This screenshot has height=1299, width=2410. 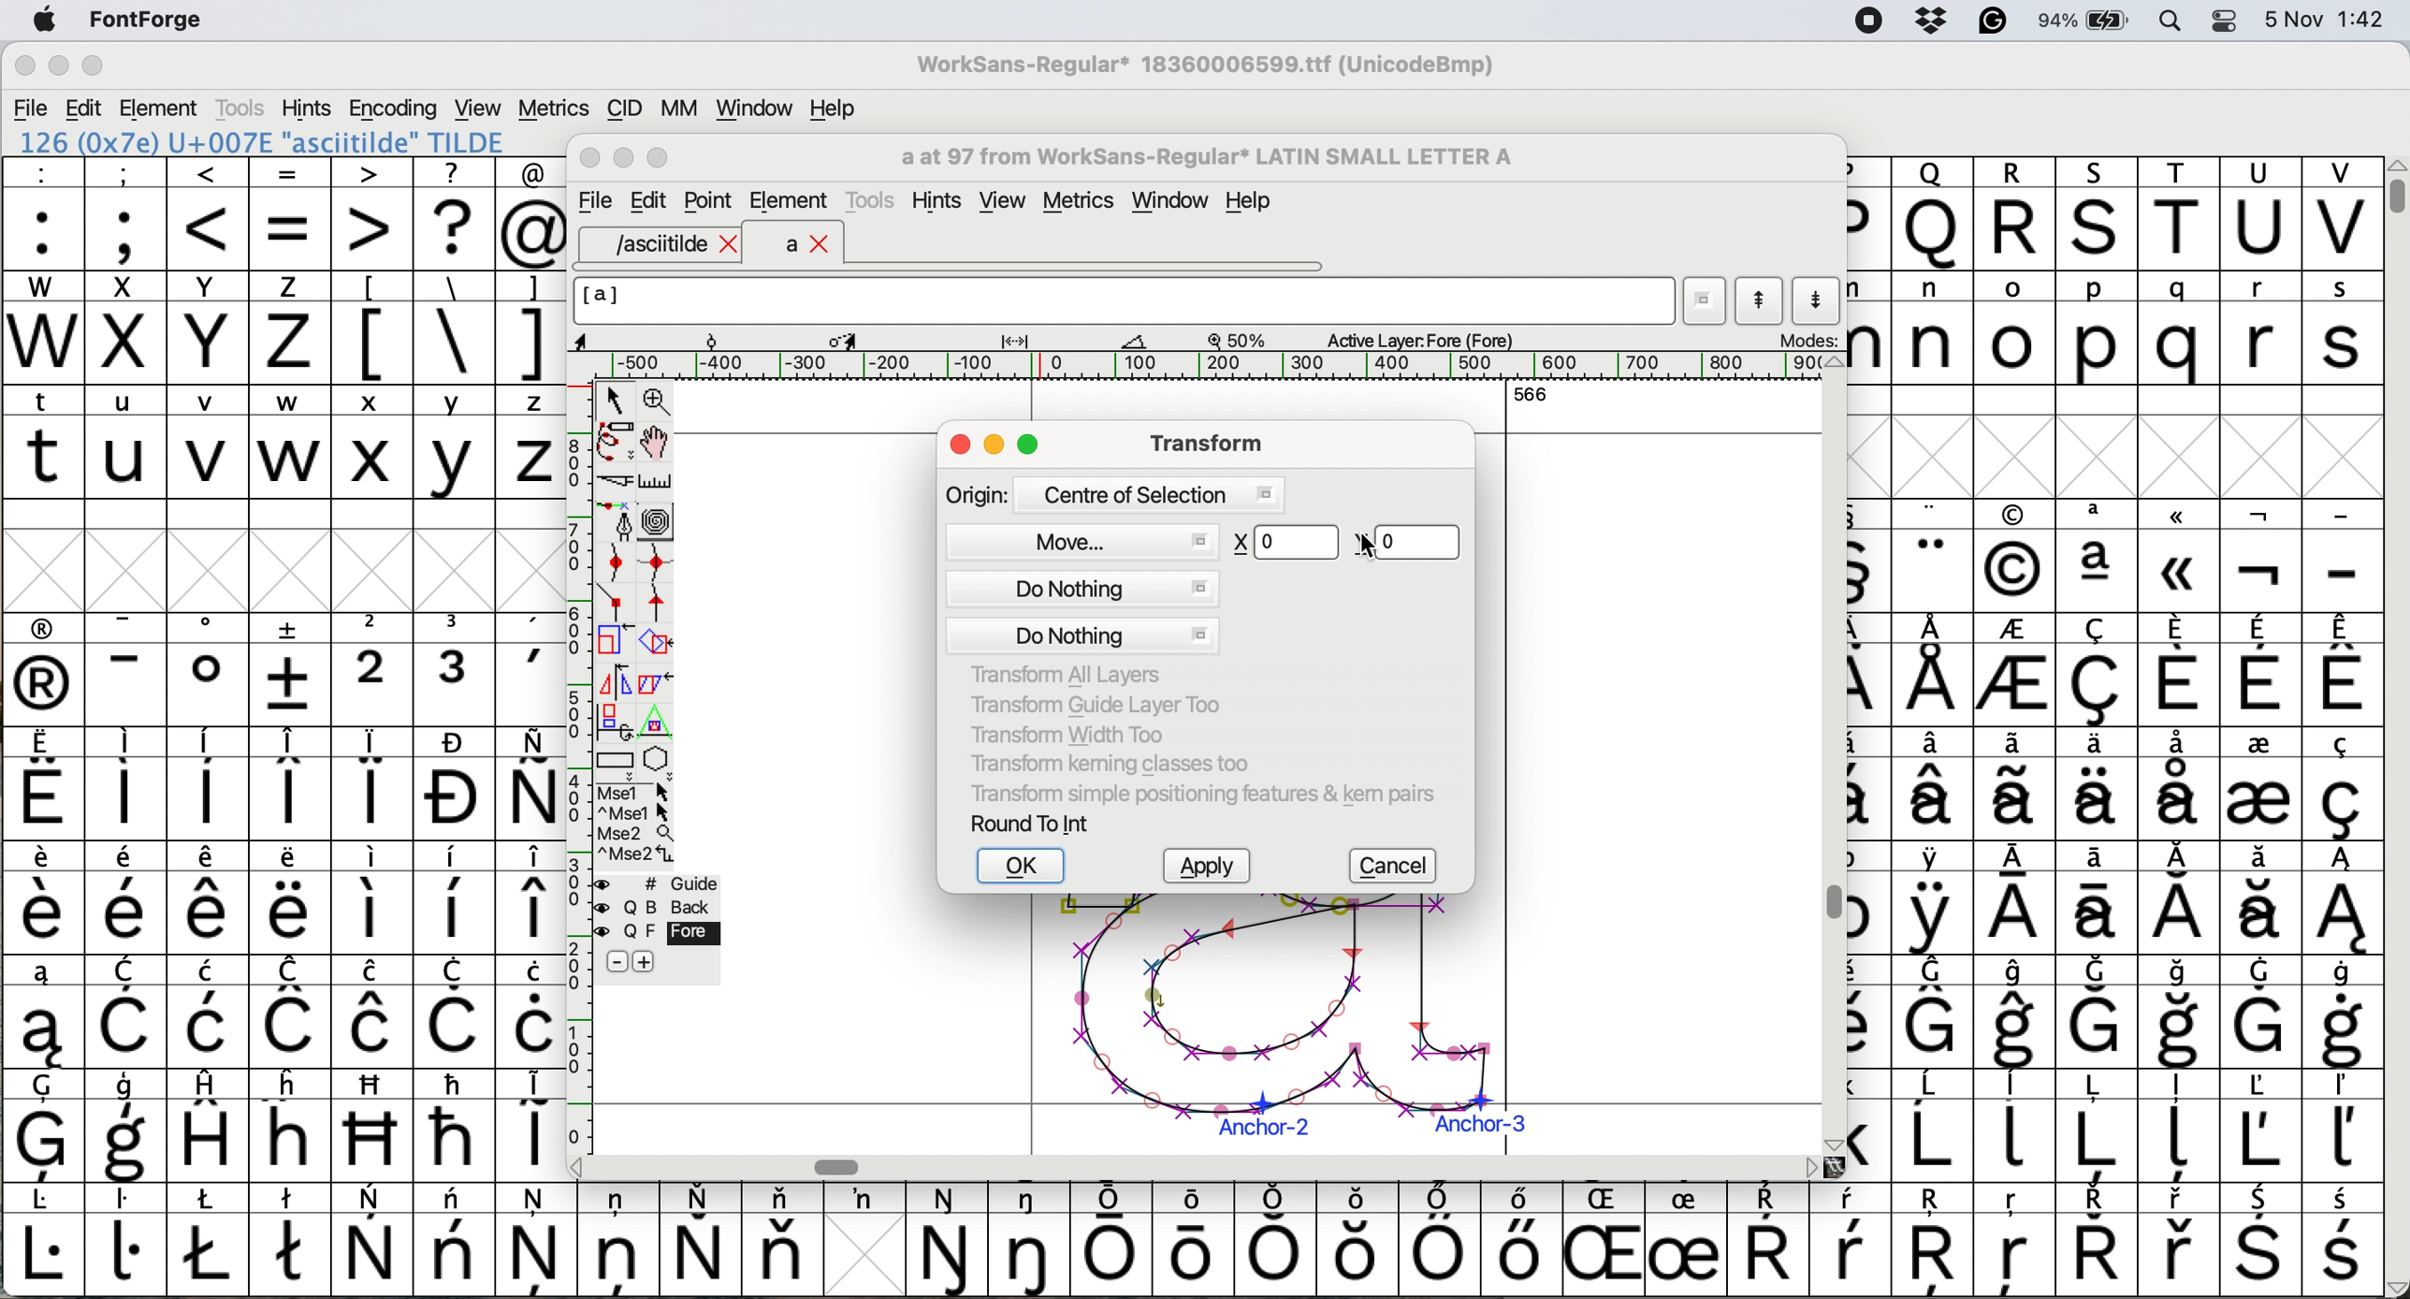 What do you see at coordinates (454, 1124) in the screenshot?
I see `symbol` at bounding box center [454, 1124].